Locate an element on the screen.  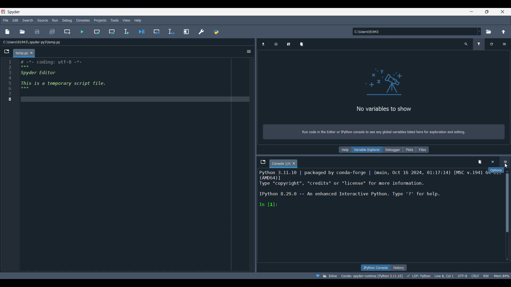
Source menu is located at coordinates (43, 20).